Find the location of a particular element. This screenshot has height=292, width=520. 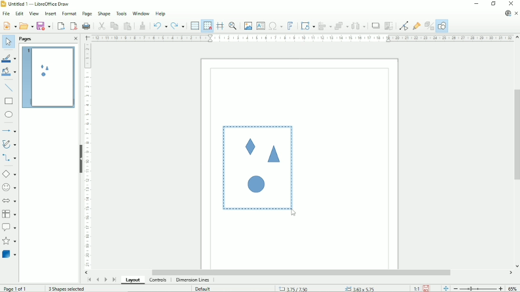

Update available is located at coordinates (508, 13).